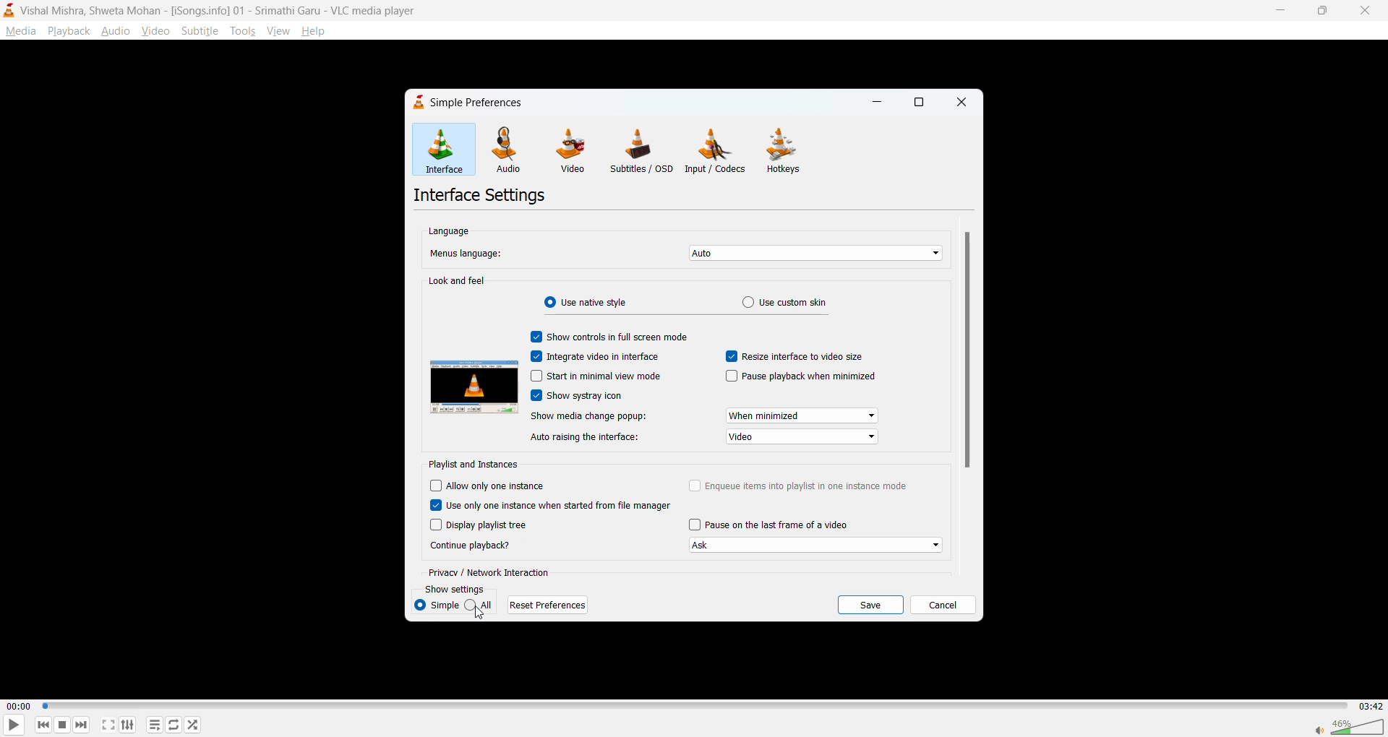 The image size is (1388, 737). What do you see at coordinates (491, 572) in the screenshot?
I see `privacy/network interaction` at bounding box center [491, 572].